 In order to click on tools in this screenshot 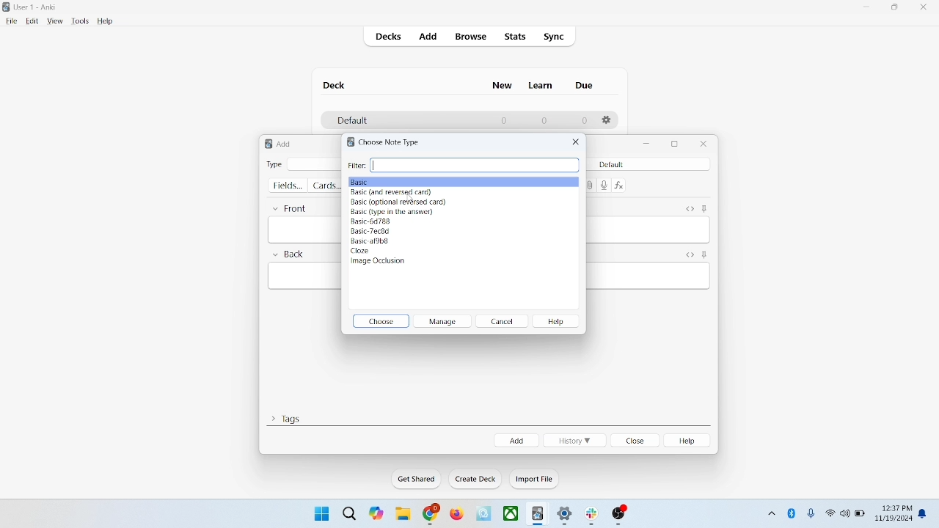, I will do `click(79, 21)`.